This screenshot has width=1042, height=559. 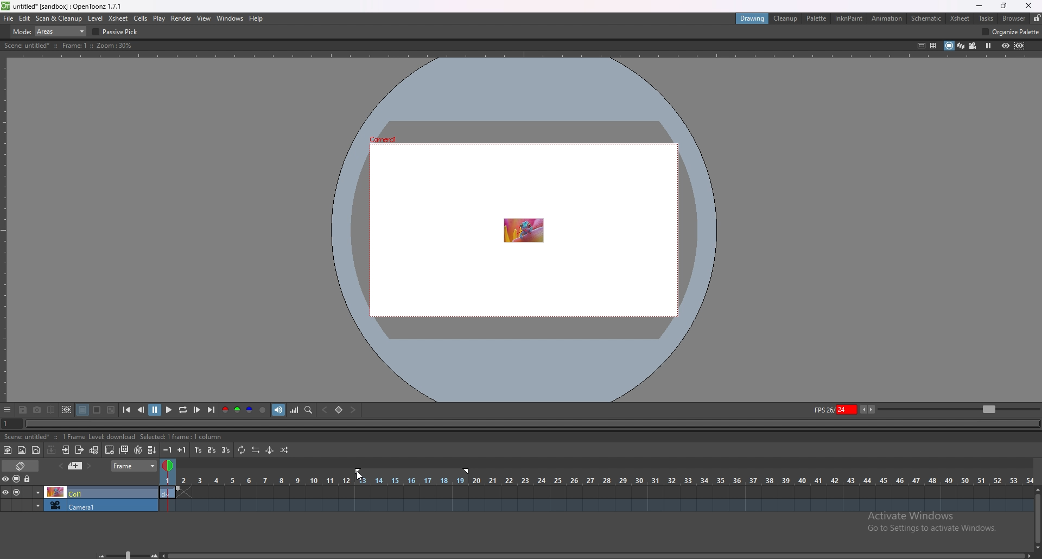 What do you see at coordinates (926, 18) in the screenshot?
I see `schematic` at bounding box center [926, 18].